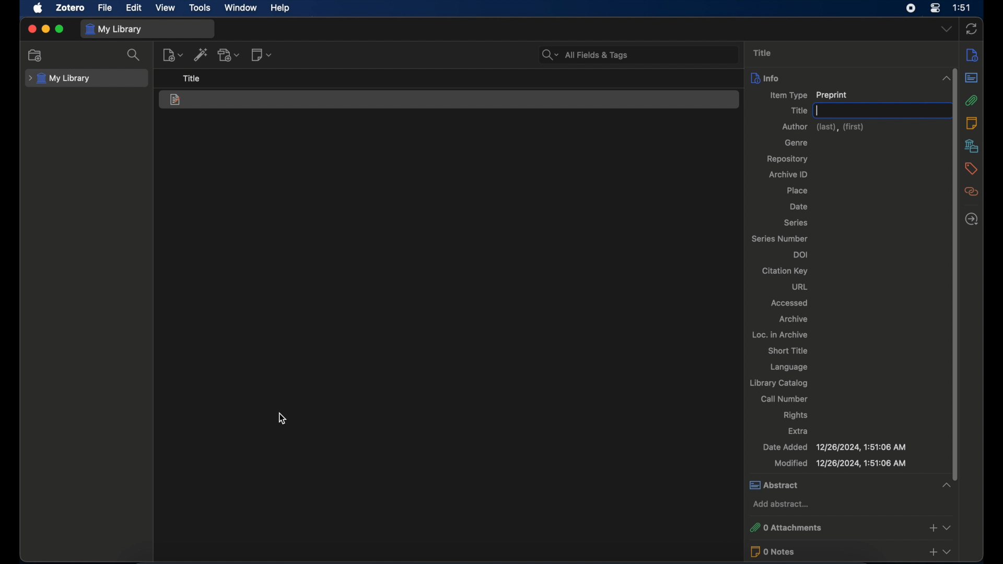 The width and height of the screenshot is (1003, 564). I want to click on library catalog, so click(778, 383).